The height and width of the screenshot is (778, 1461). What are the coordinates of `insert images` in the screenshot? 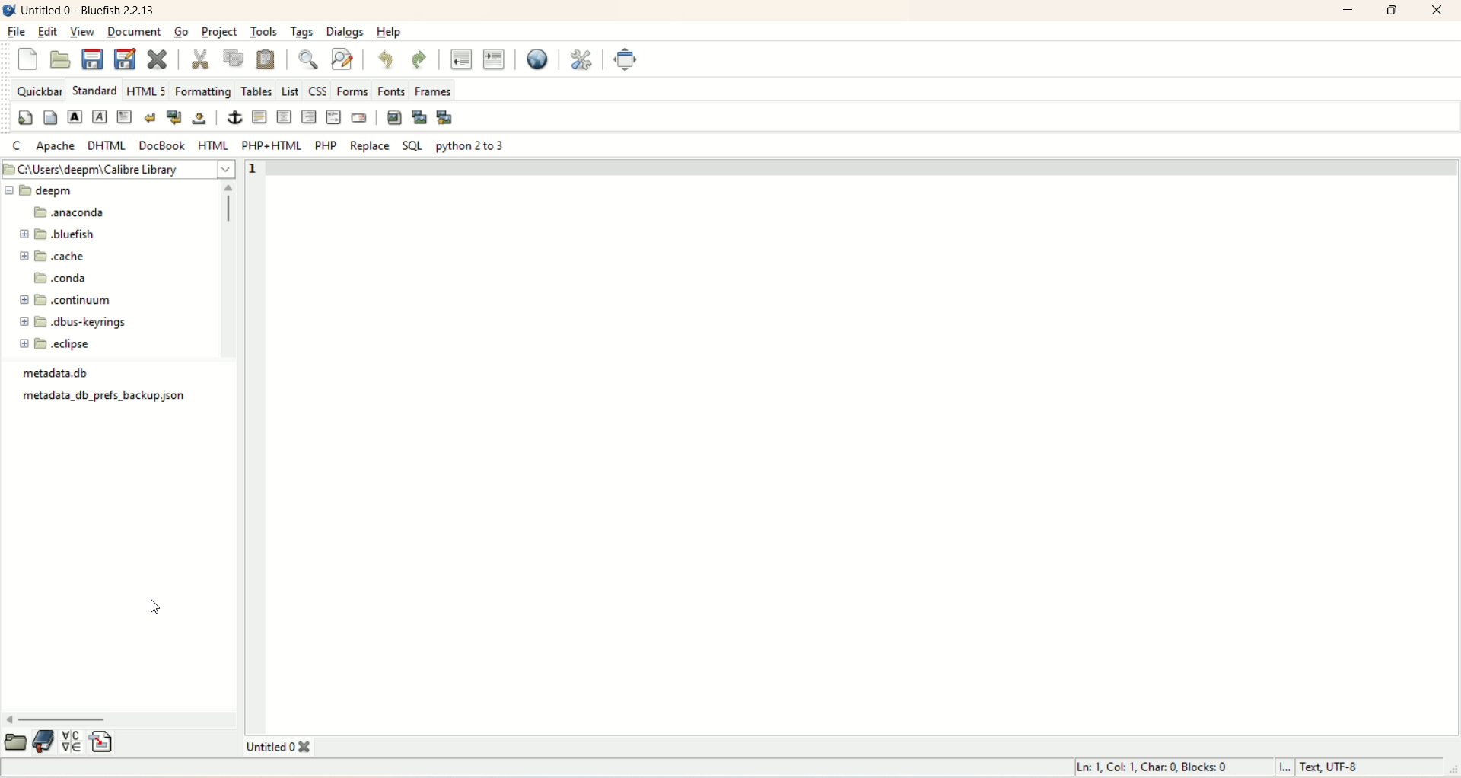 It's located at (393, 116).